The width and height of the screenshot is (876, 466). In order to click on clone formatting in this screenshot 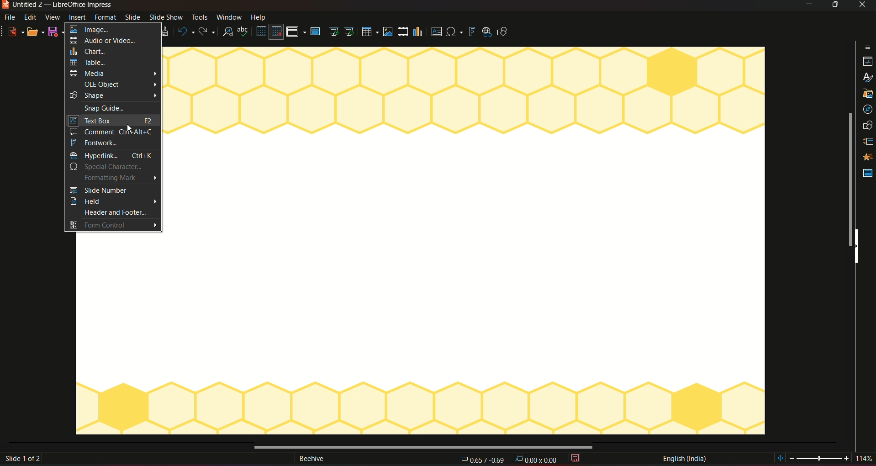, I will do `click(167, 32)`.